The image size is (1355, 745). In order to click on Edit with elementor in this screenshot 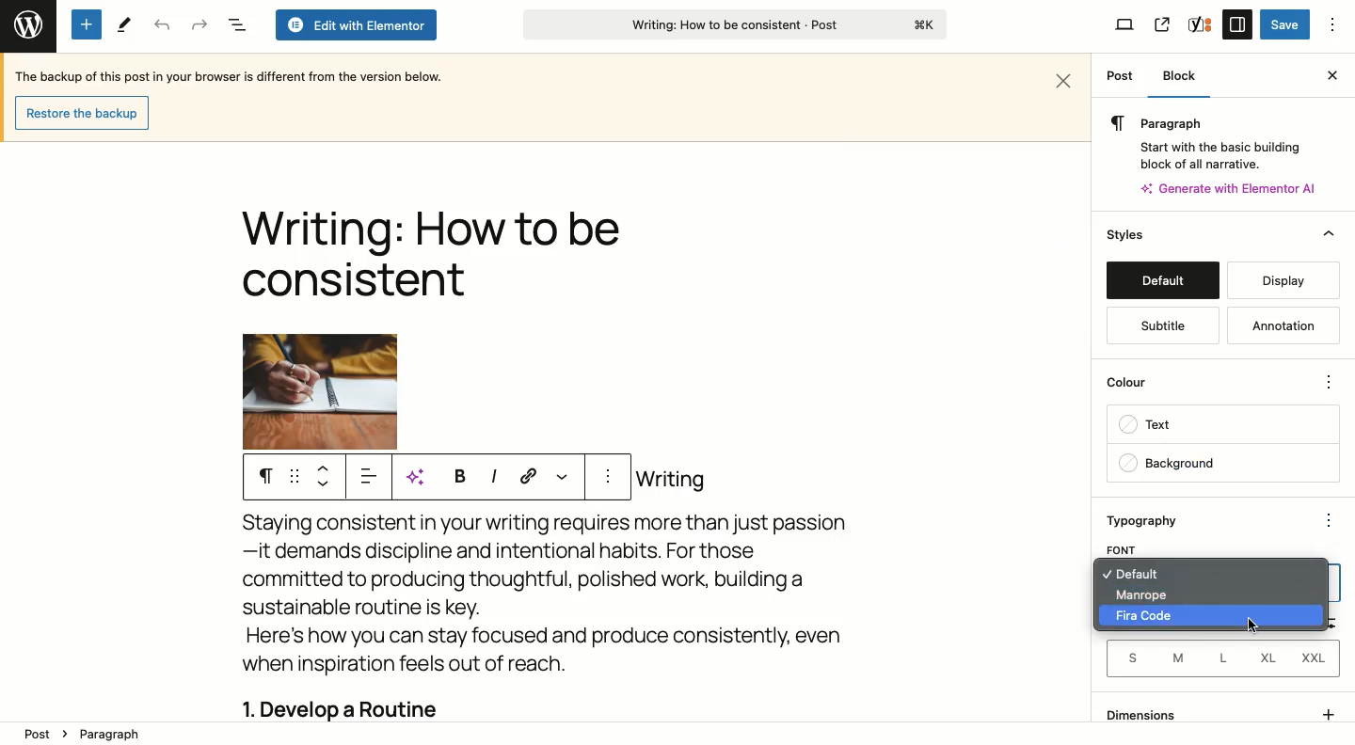, I will do `click(355, 25)`.